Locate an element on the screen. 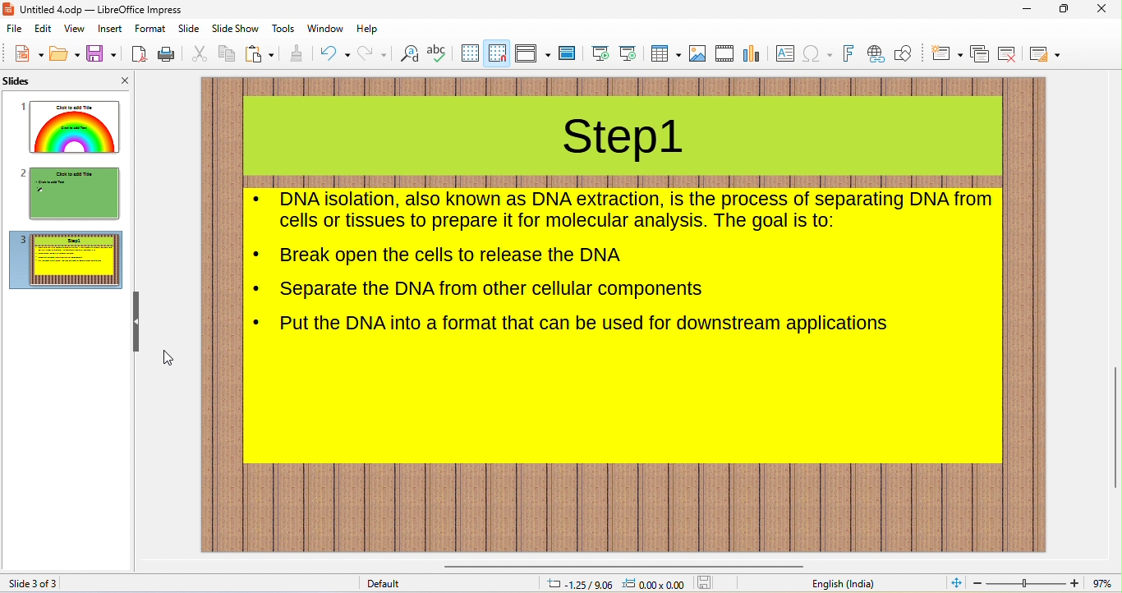 The width and height of the screenshot is (1122, 593). zoom is located at coordinates (1026, 583).